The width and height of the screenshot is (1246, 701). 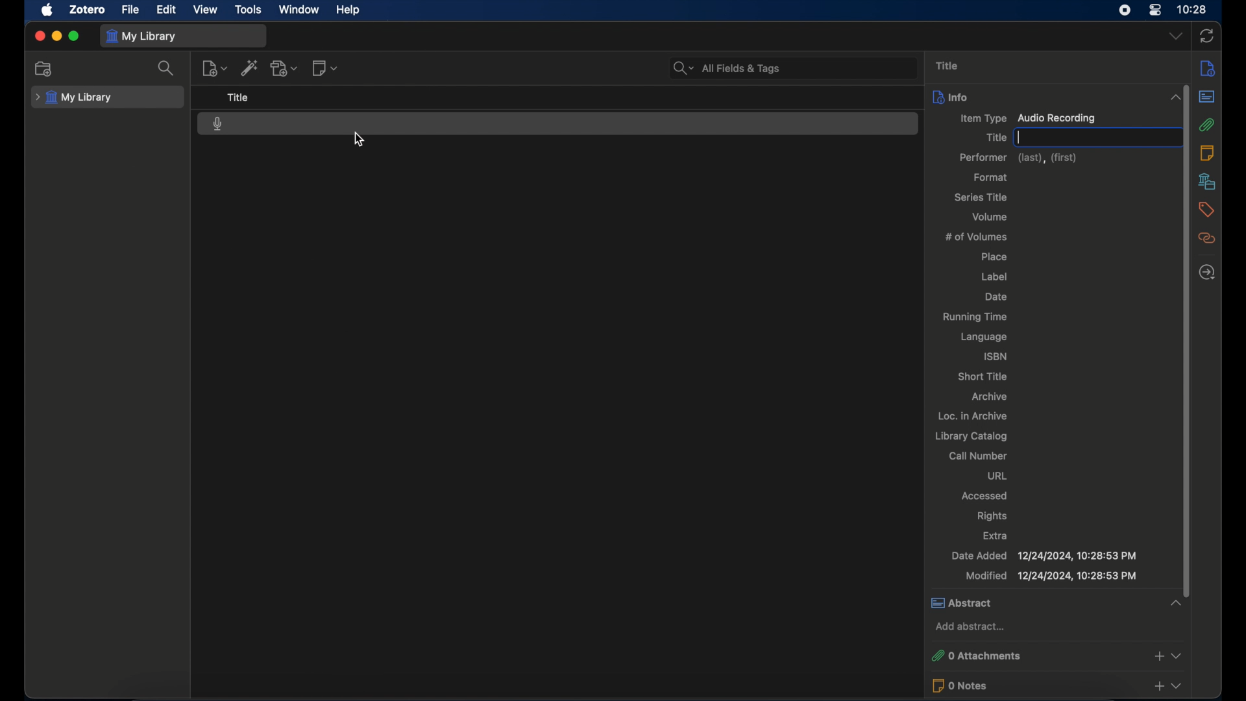 What do you see at coordinates (1058, 654) in the screenshot?
I see `0 attachments` at bounding box center [1058, 654].